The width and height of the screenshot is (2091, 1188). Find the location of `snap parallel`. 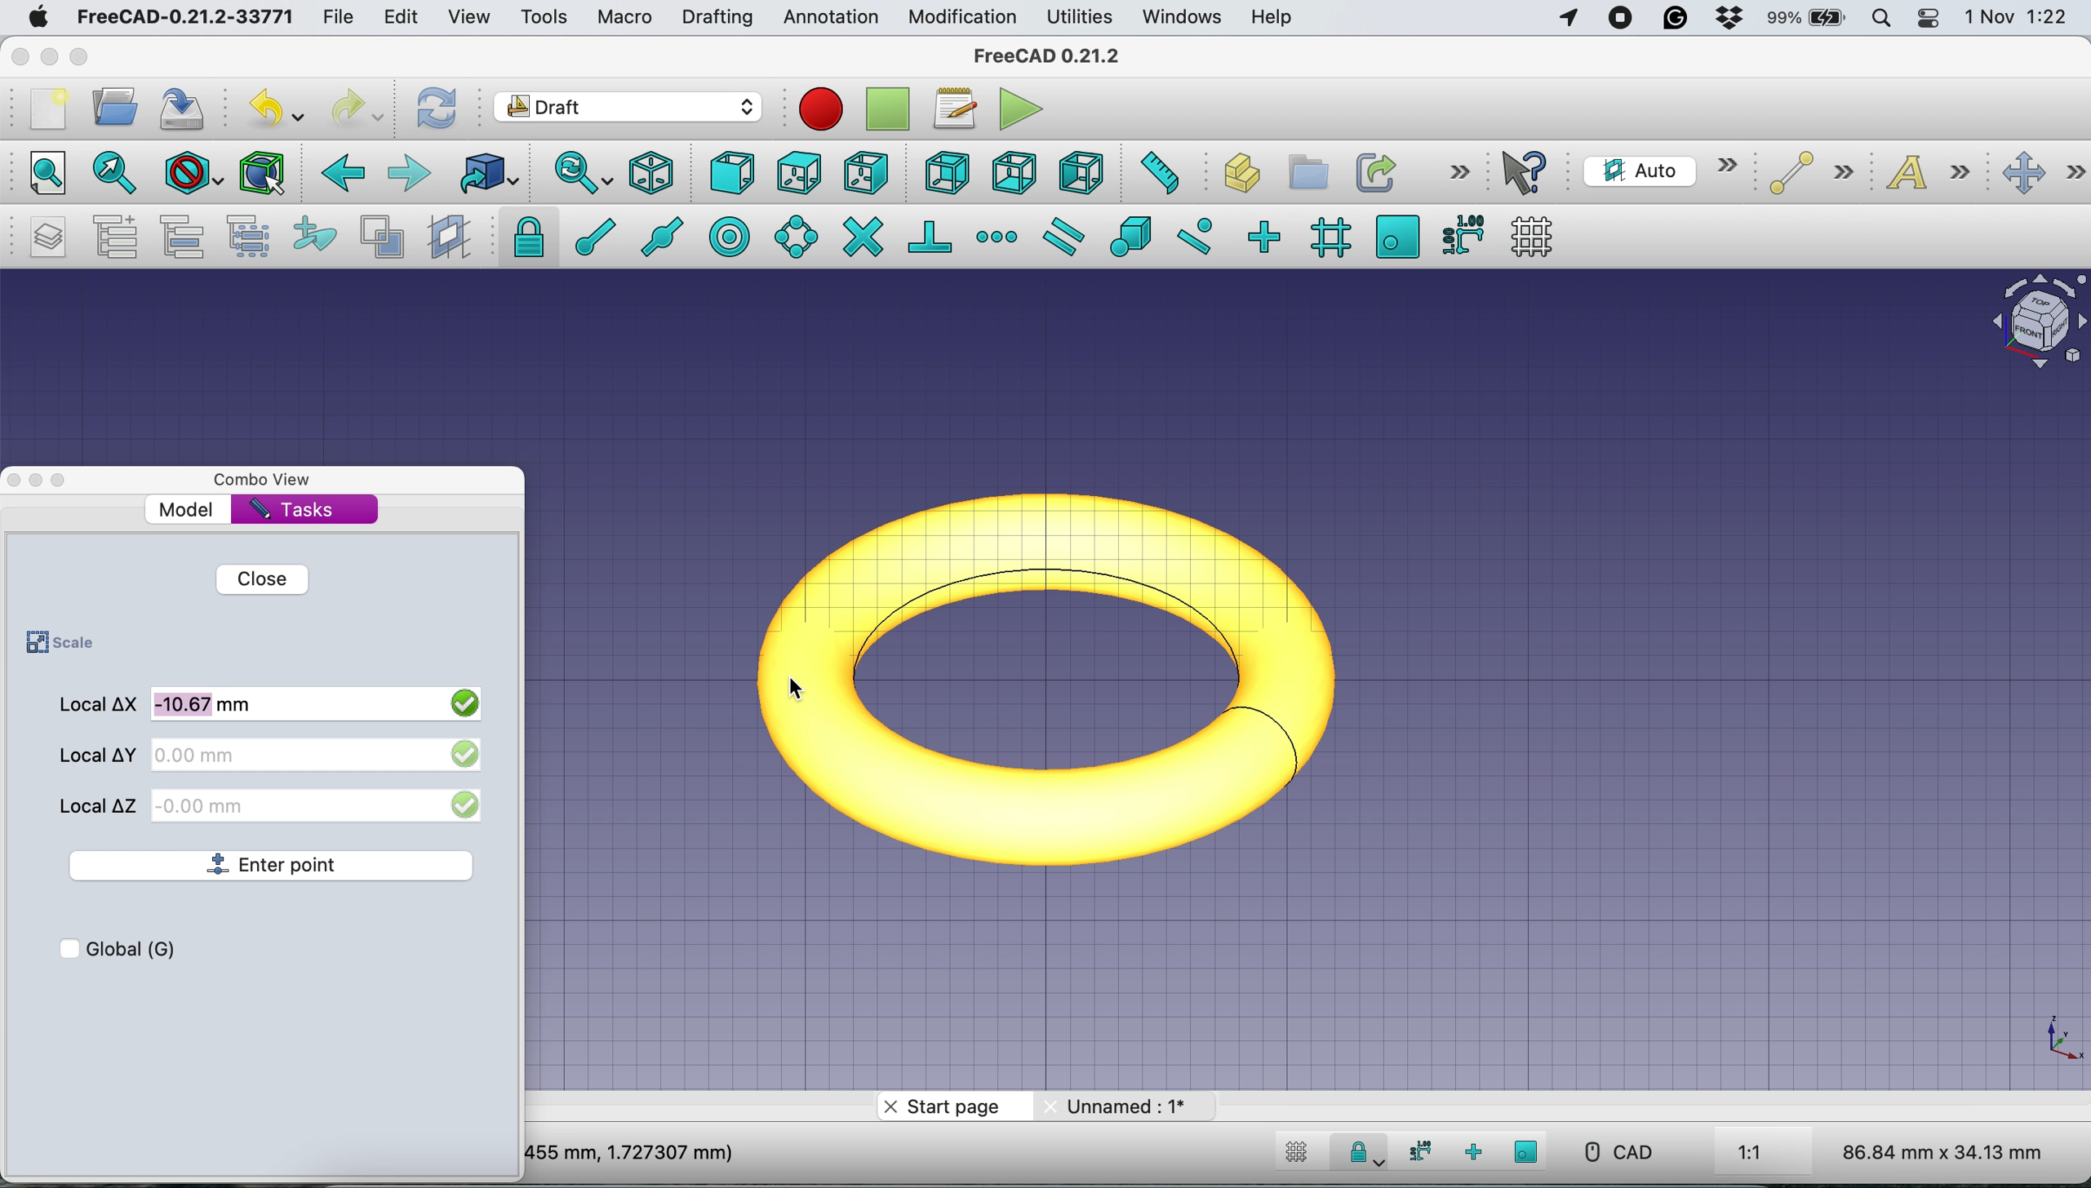

snap parallel is located at coordinates (1068, 236).